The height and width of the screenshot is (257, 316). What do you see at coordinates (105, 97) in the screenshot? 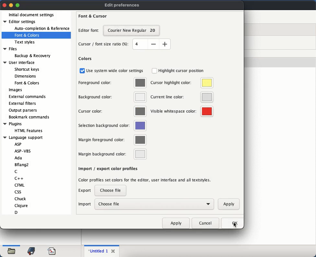
I see `background color` at bounding box center [105, 97].